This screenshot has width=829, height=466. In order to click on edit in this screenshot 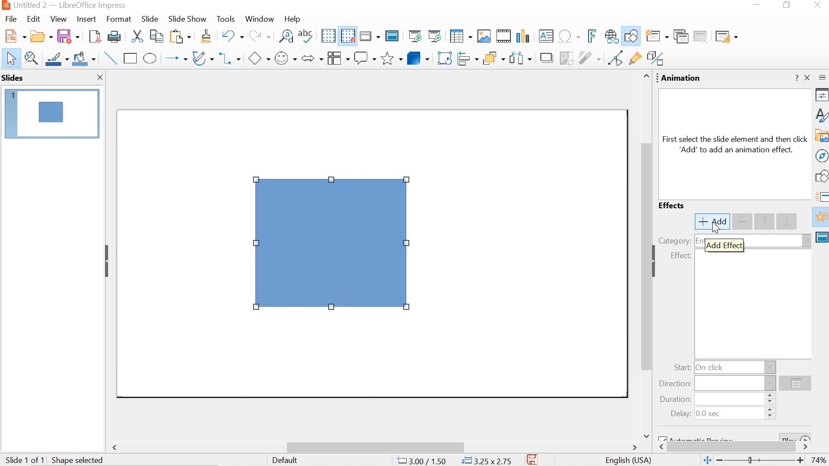, I will do `click(34, 20)`.